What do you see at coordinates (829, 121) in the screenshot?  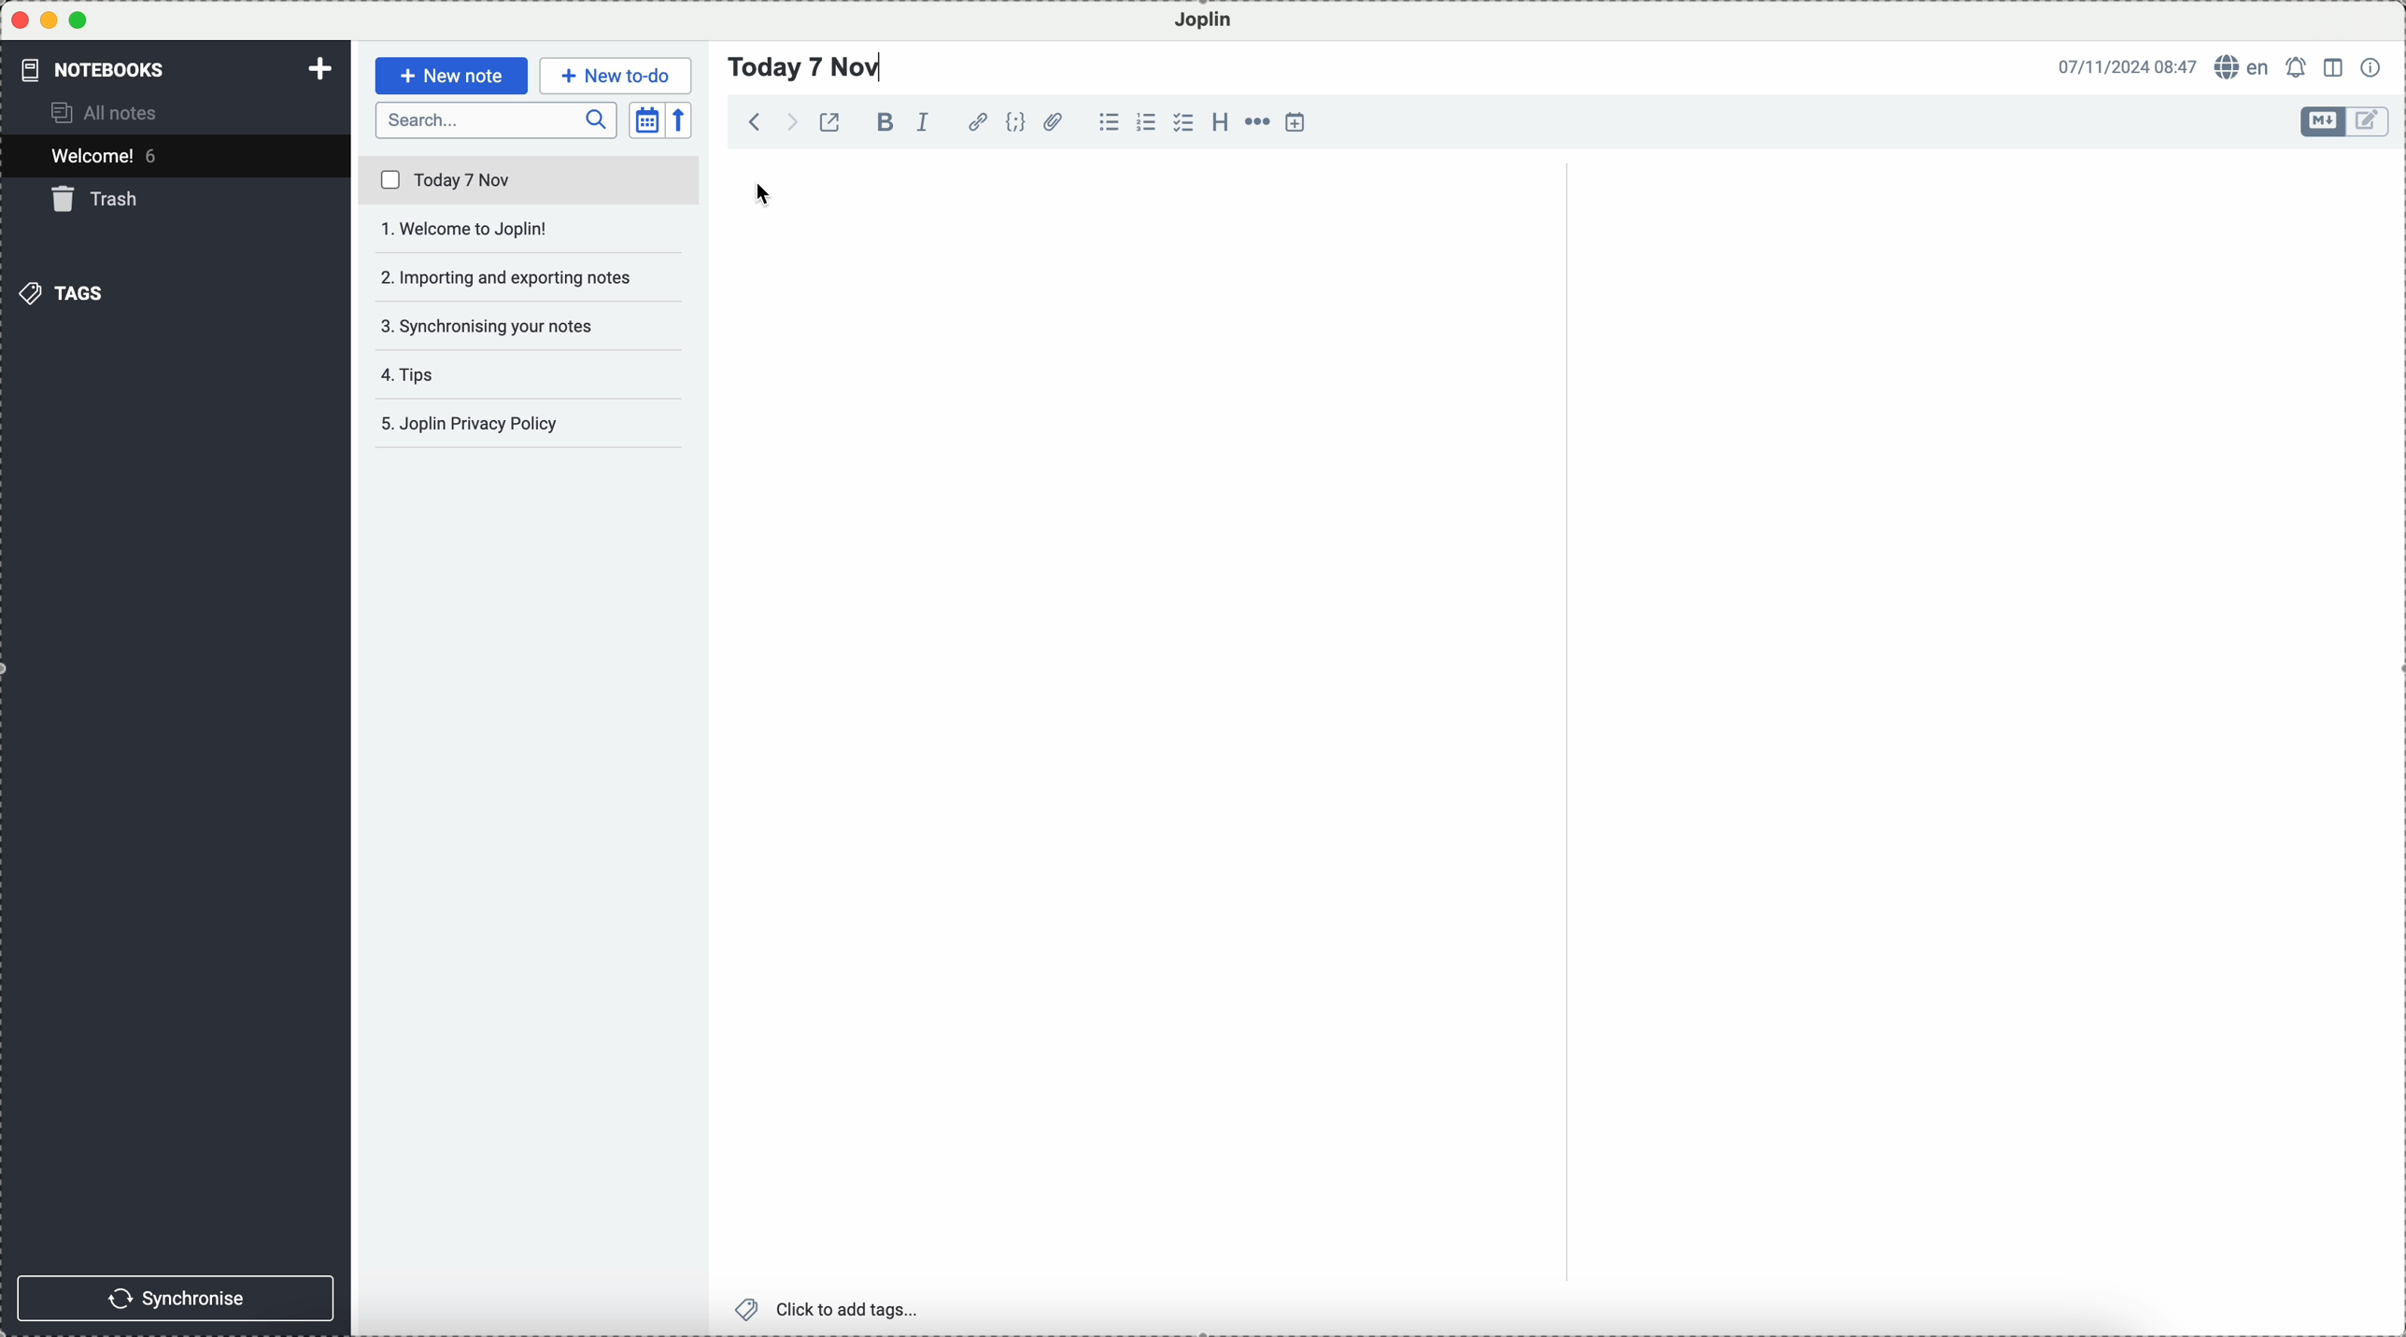 I see `toggle external editing` at bounding box center [829, 121].